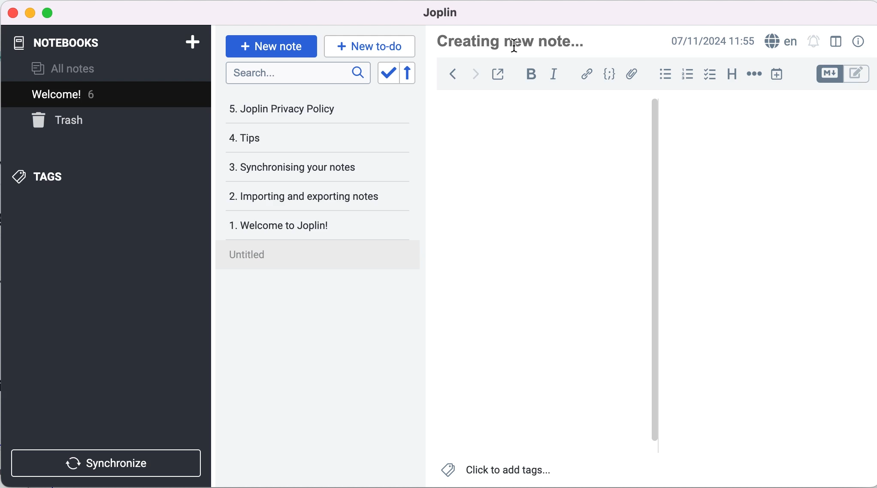  I want to click on add notebook, so click(188, 44).